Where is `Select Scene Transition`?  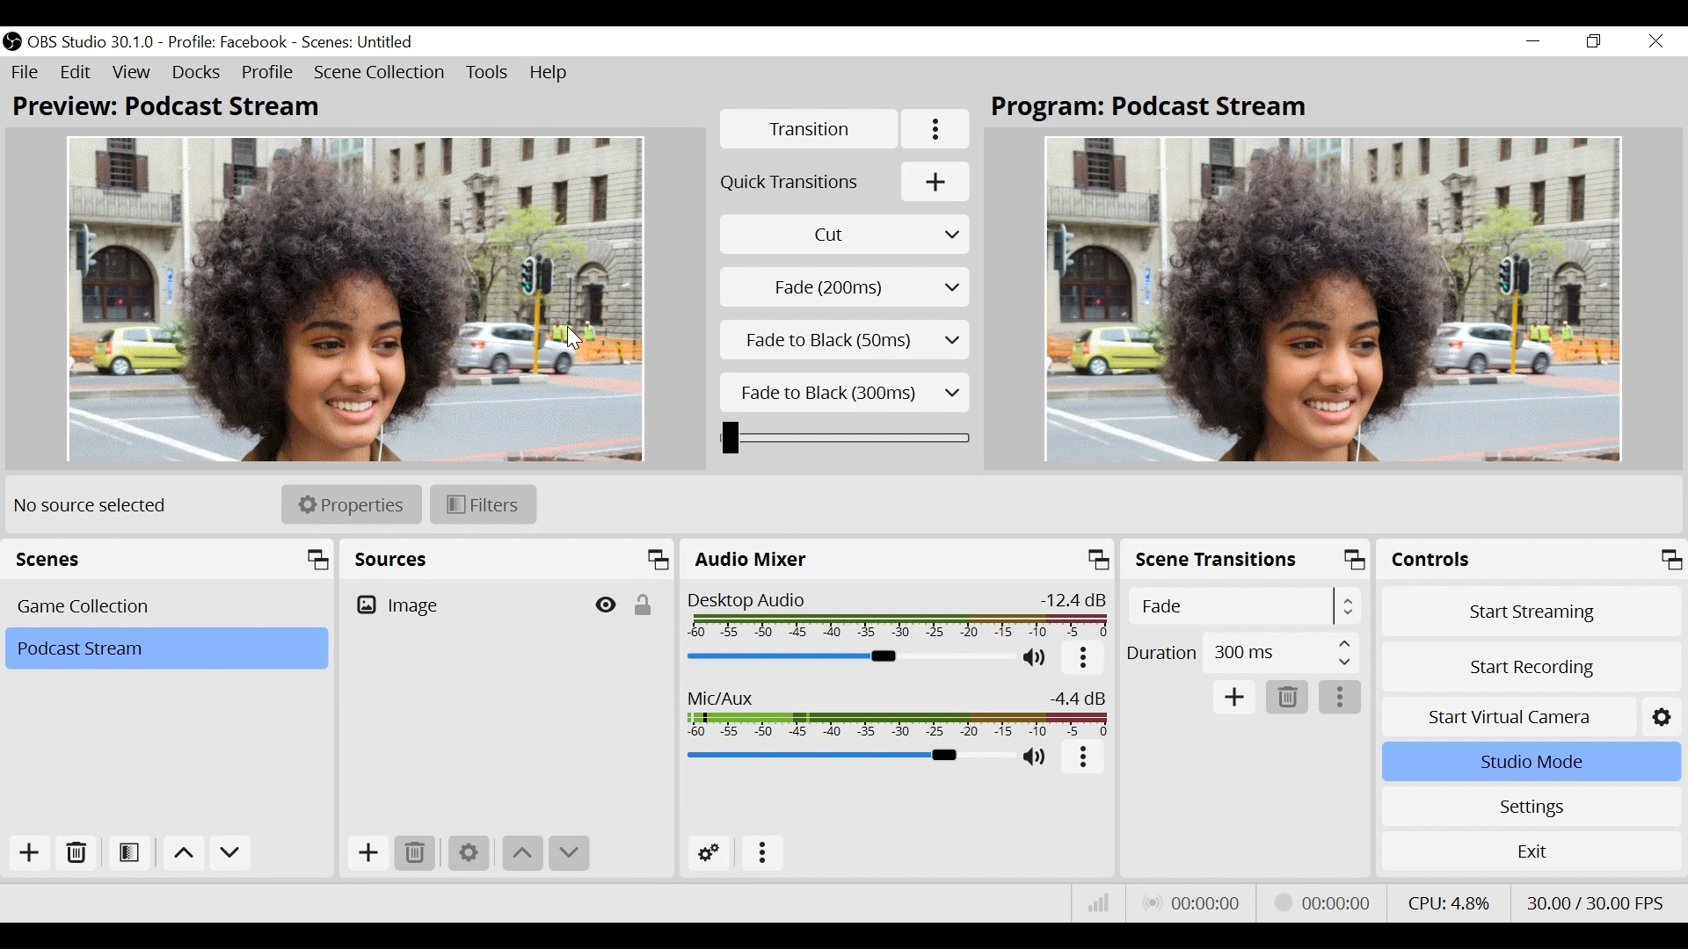 Select Scene Transition is located at coordinates (846, 287).